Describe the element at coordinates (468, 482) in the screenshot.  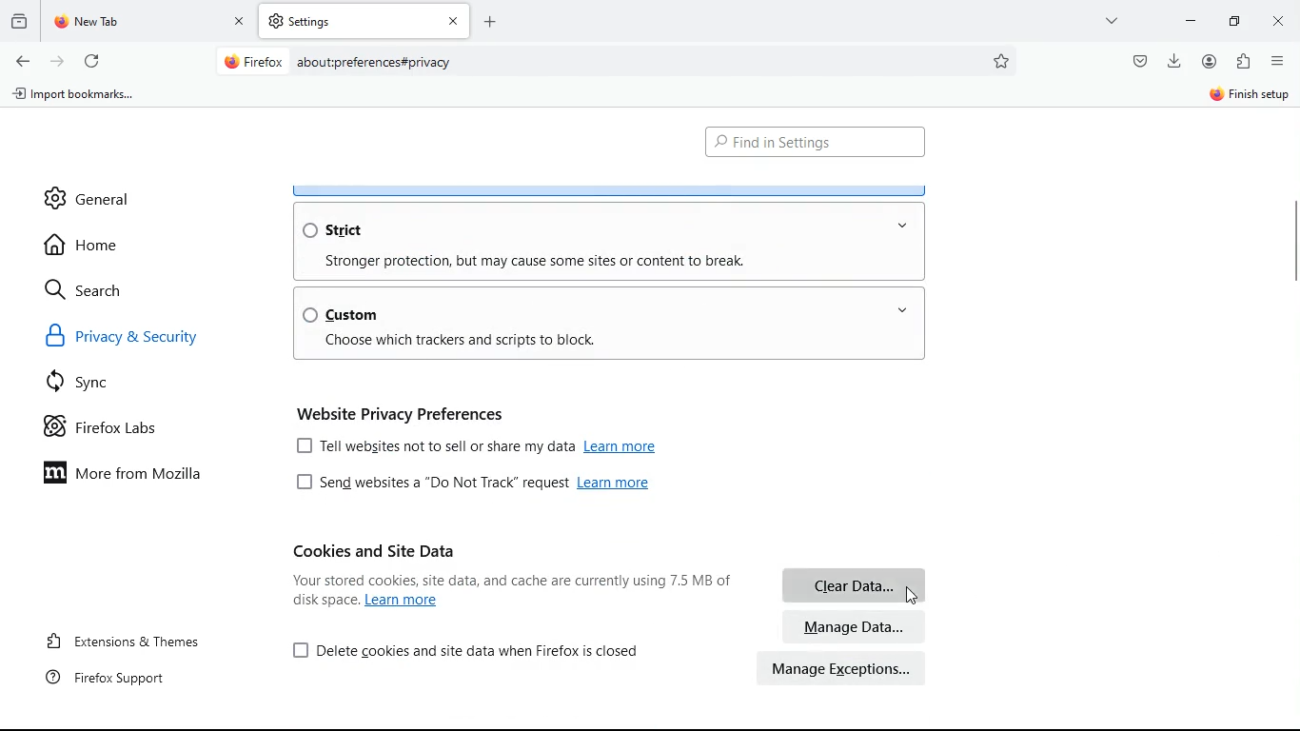
I see `[J Send websites a “Do Not Track” request Learn more.` at that location.